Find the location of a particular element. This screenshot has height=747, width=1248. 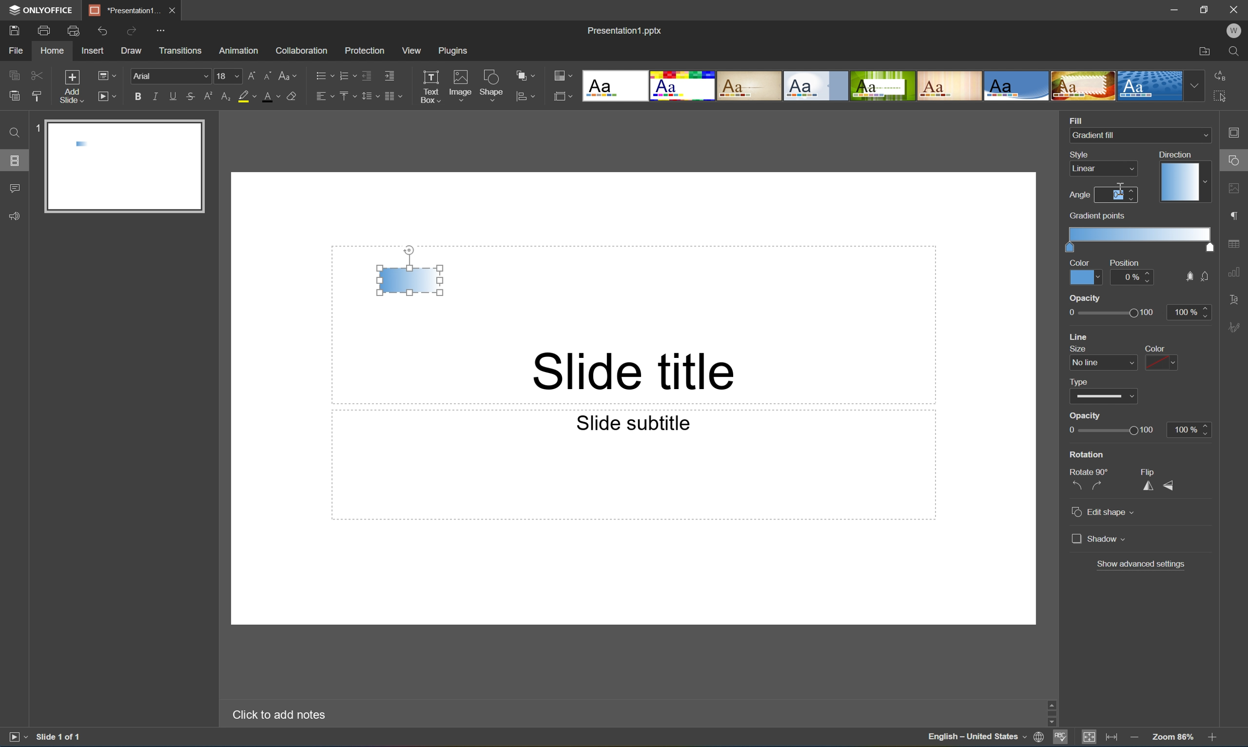

chart settings is located at coordinates (1234, 272).